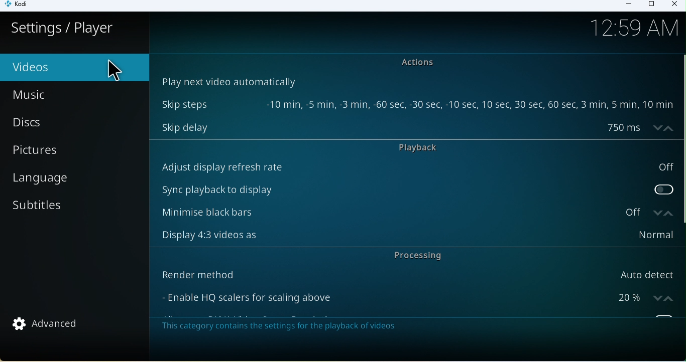  What do you see at coordinates (416, 167) in the screenshot?
I see `Auto display refresh rate` at bounding box center [416, 167].